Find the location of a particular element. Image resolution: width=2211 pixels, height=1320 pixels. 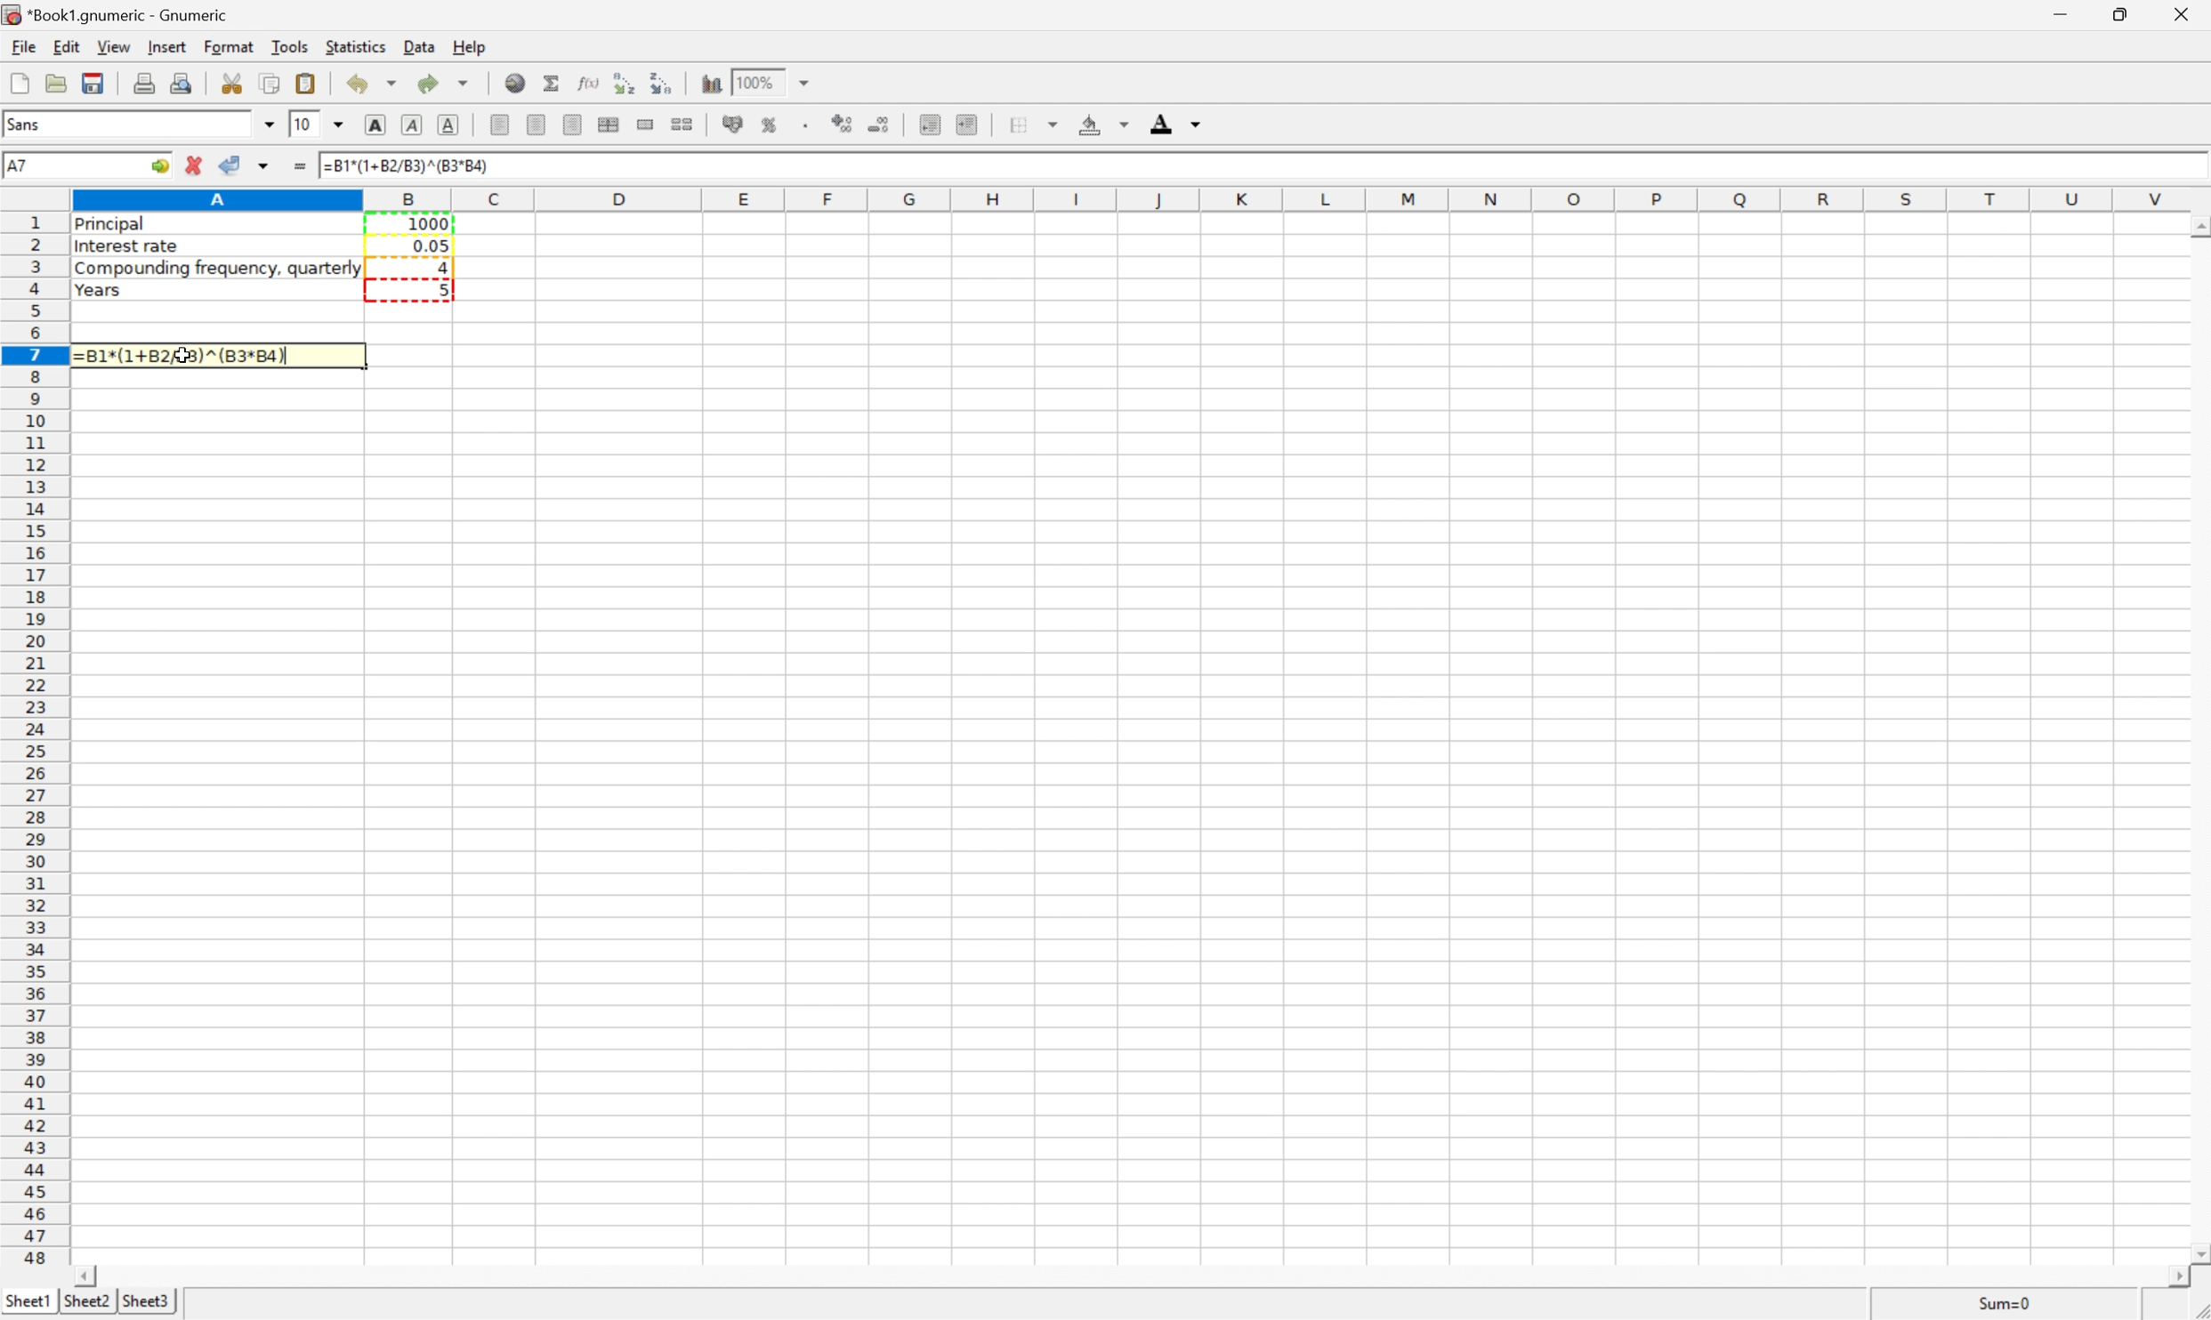

scroll left is located at coordinates (89, 1276).